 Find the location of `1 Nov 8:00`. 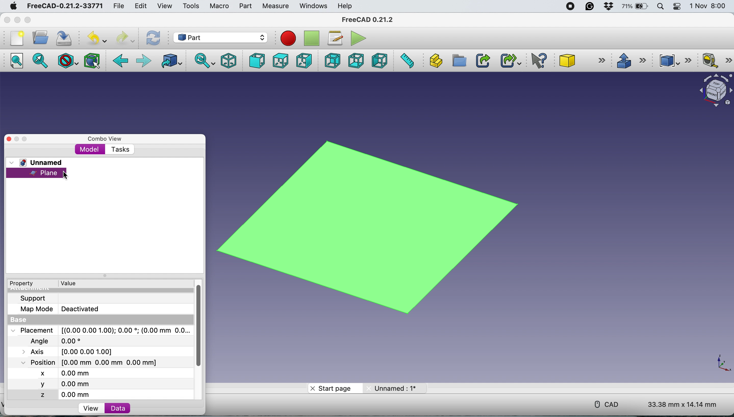

1 Nov 8:00 is located at coordinates (708, 7).